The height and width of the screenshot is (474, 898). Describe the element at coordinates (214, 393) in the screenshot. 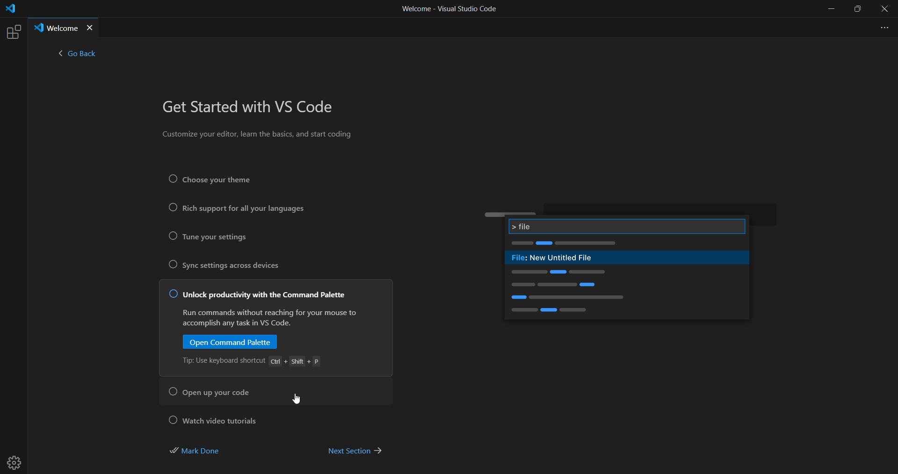

I see `open up your code` at that location.